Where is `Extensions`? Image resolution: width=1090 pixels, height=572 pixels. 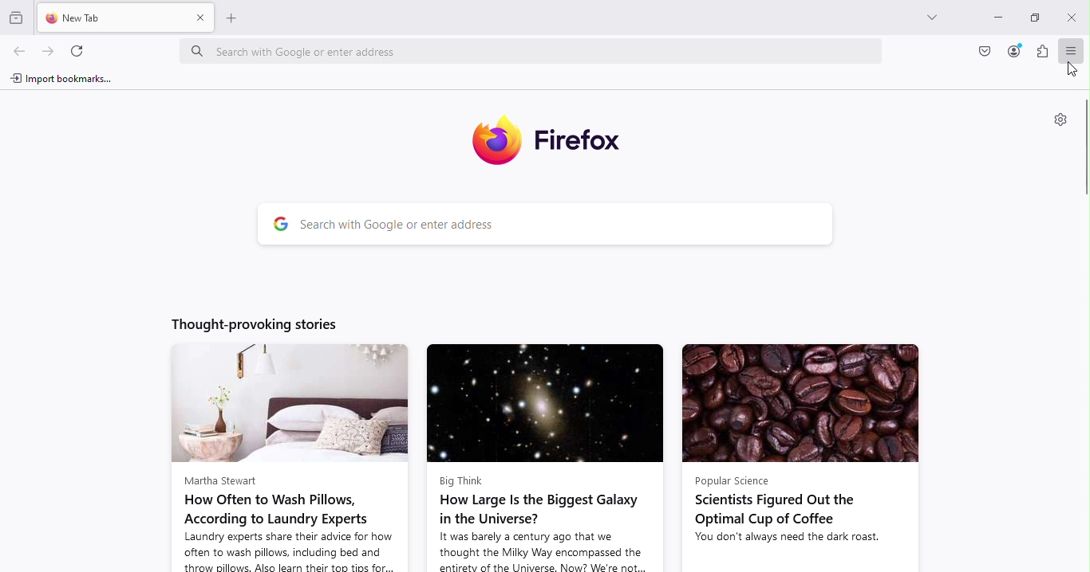 Extensions is located at coordinates (1042, 53).